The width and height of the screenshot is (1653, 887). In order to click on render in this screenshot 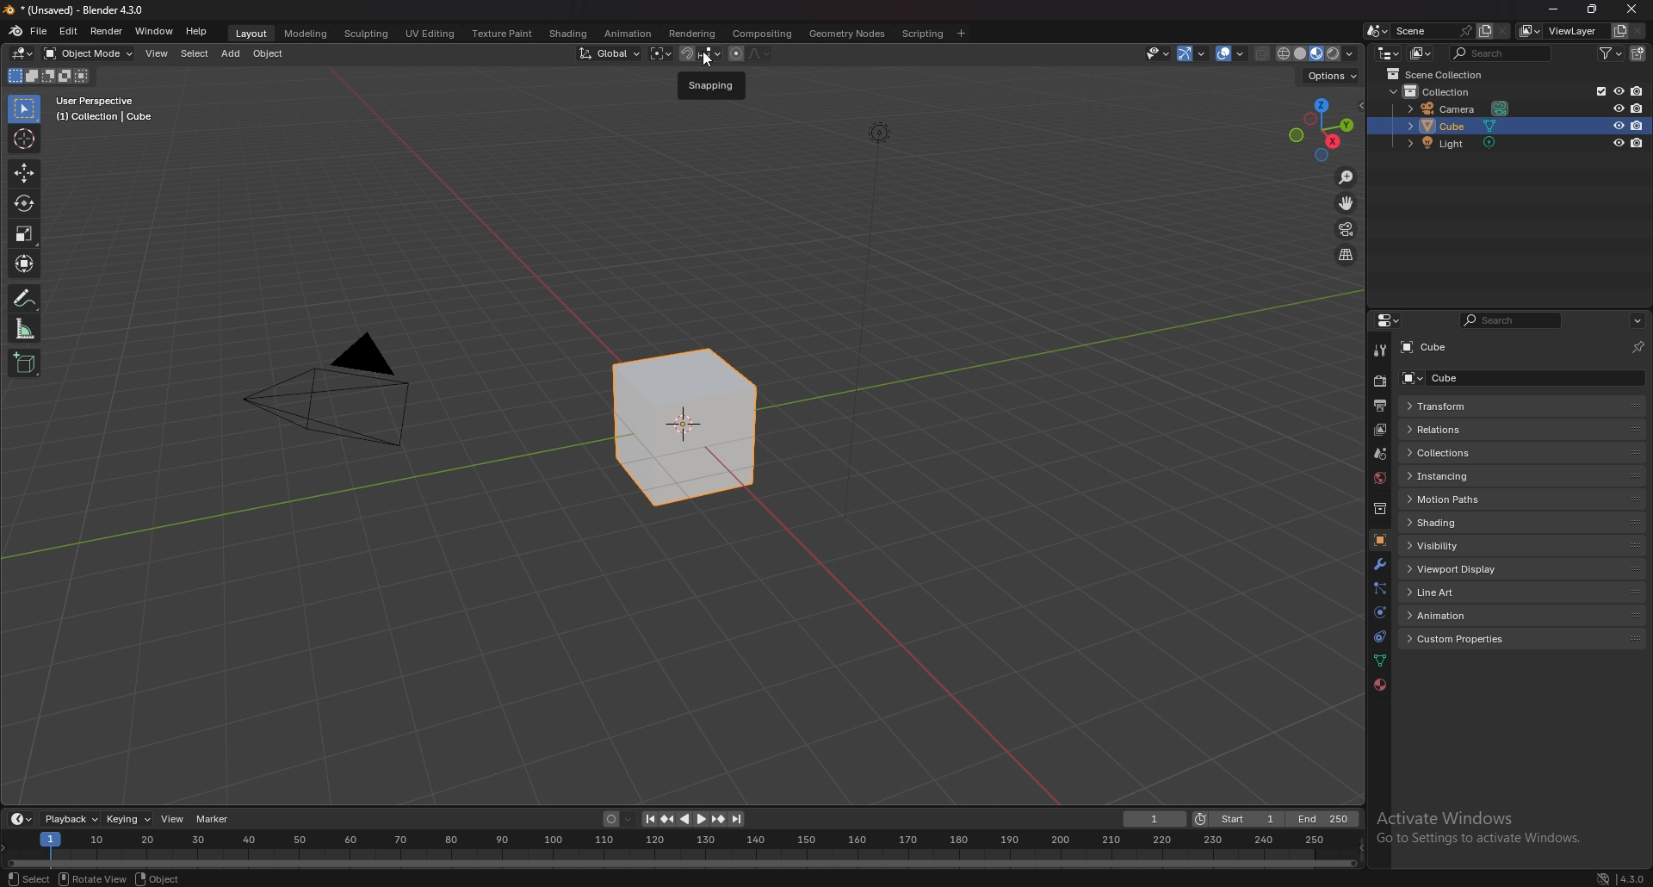, I will do `click(106, 32)`.